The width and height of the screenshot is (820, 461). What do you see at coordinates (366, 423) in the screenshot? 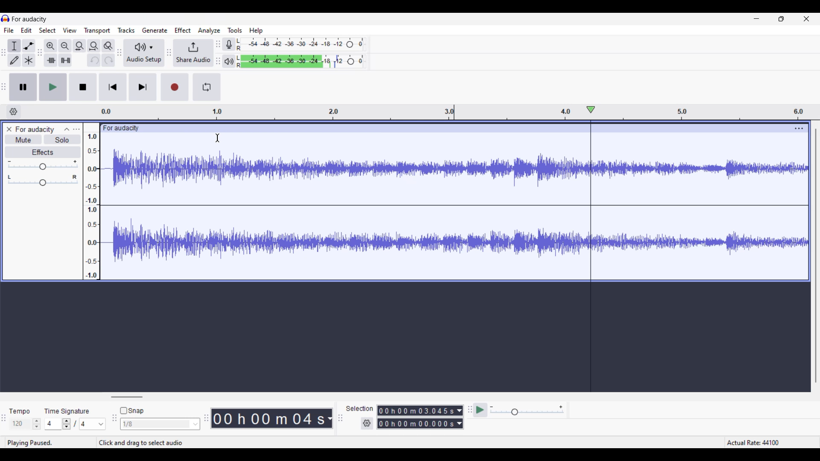
I see `Selection duration settings` at bounding box center [366, 423].